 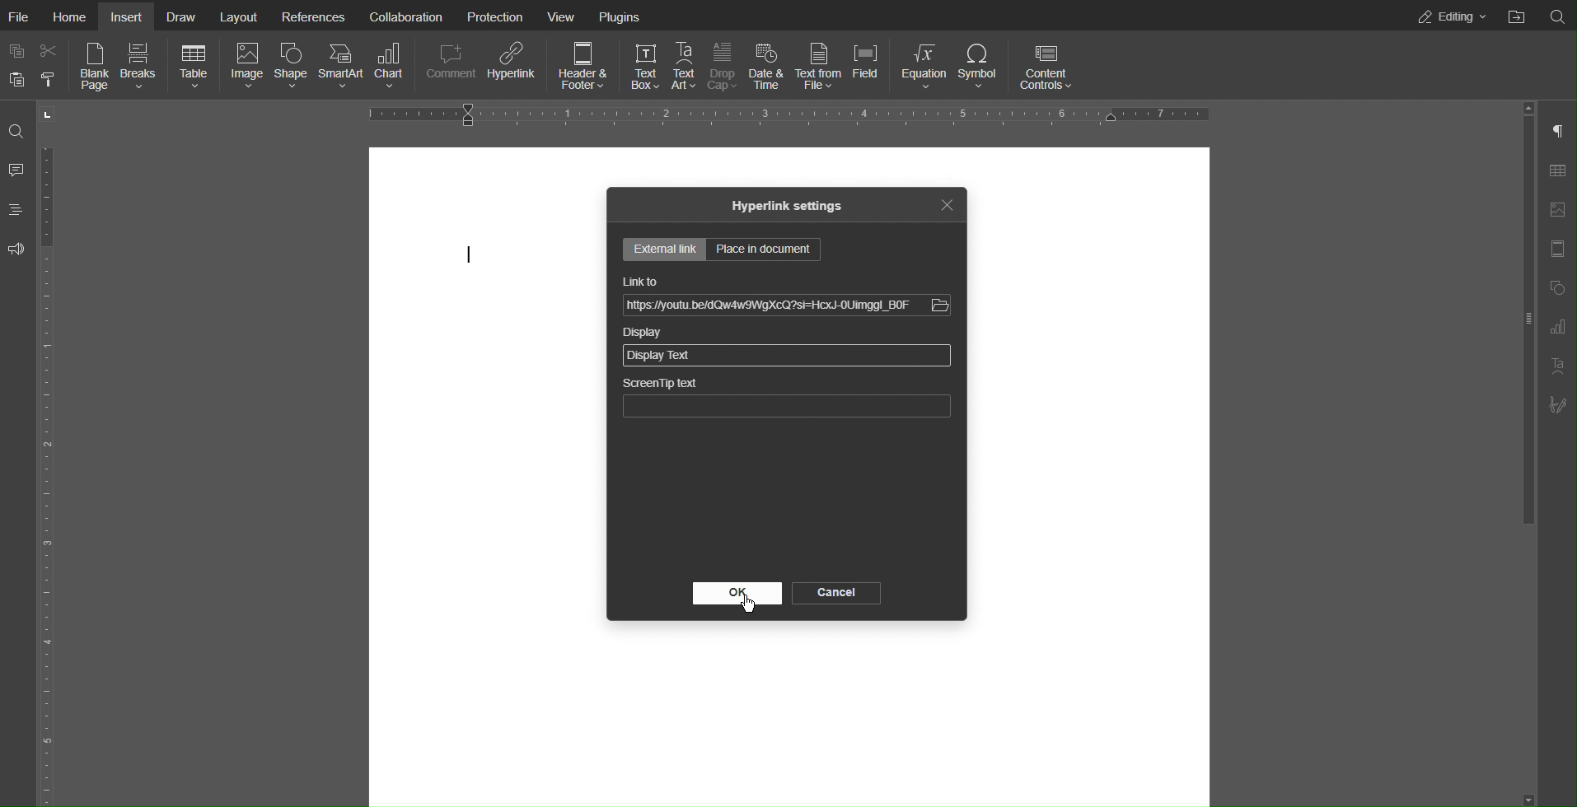 I want to click on Close, so click(x=950, y=205).